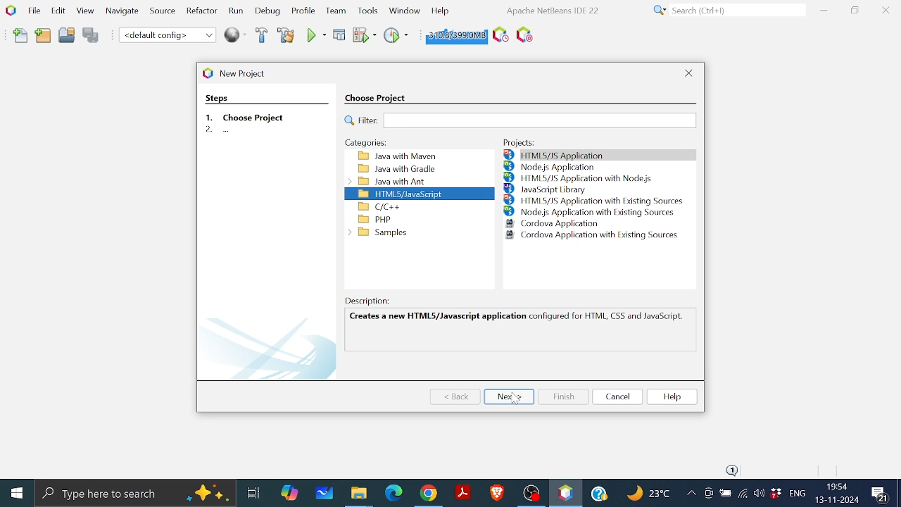 The height and width of the screenshot is (507, 901). I want to click on Tools, so click(369, 10).